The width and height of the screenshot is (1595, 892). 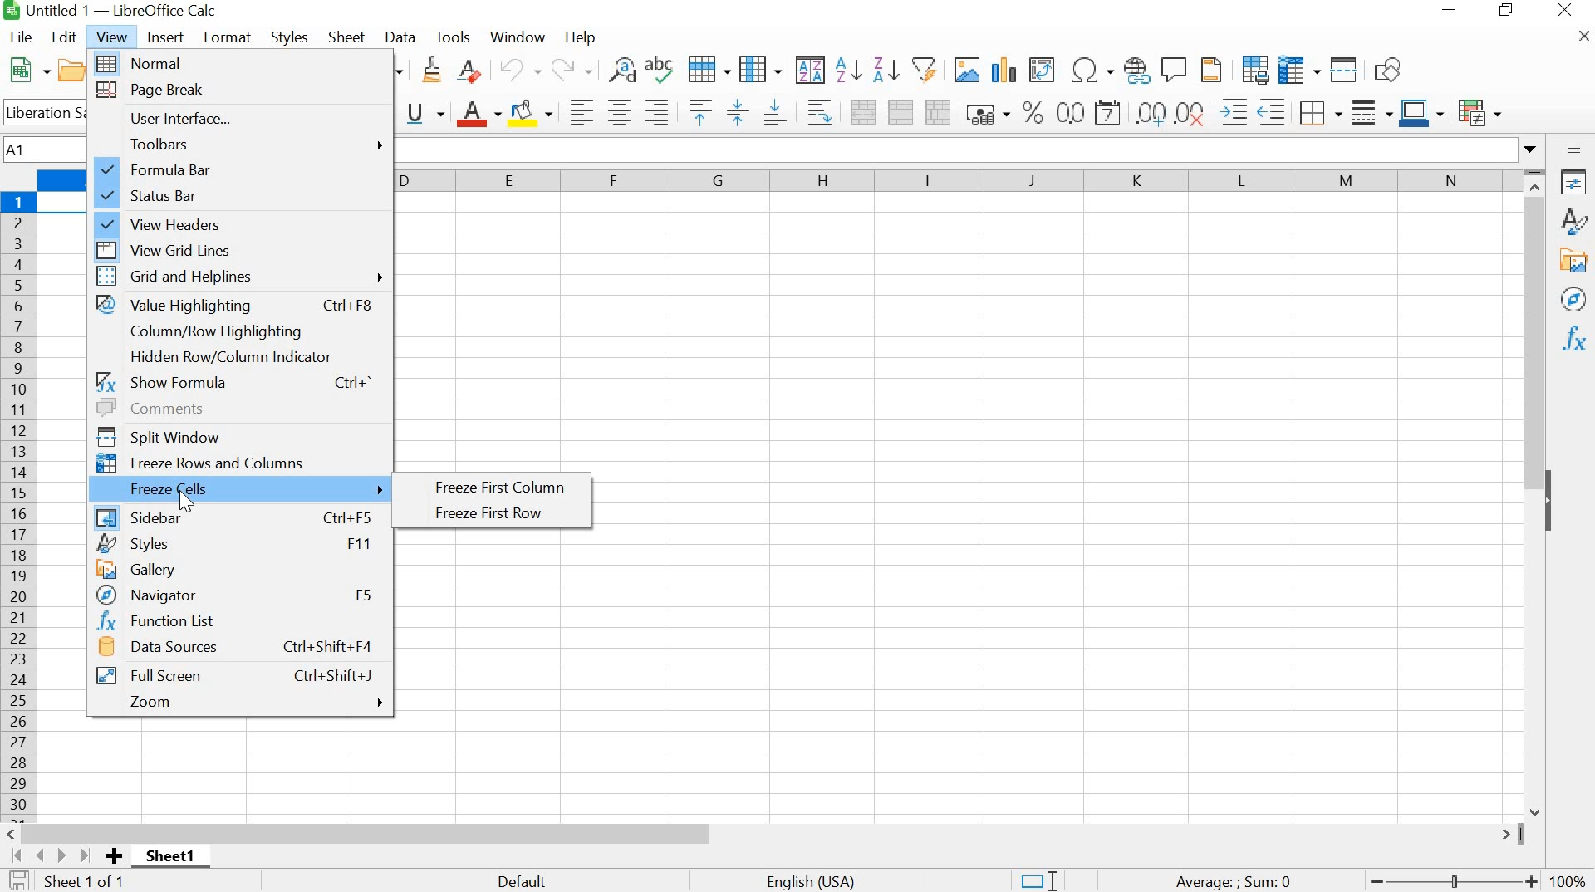 What do you see at coordinates (663, 71) in the screenshot?
I see `SPELLING` at bounding box center [663, 71].